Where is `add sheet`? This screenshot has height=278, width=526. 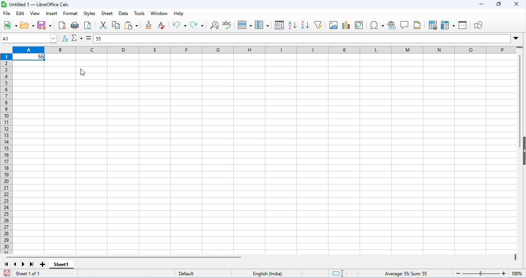
add sheet is located at coordinates (43, 264).